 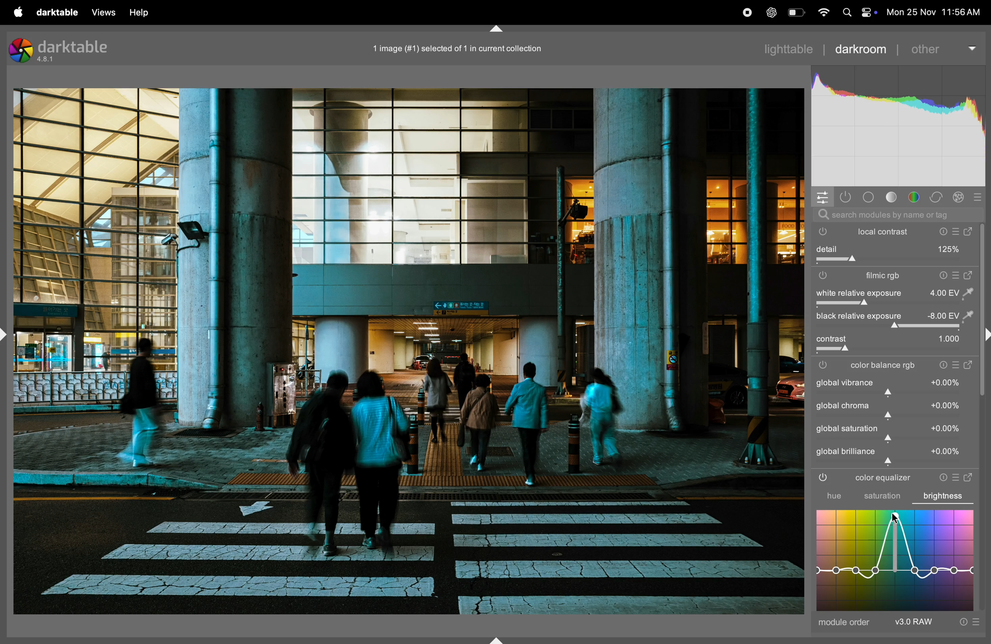 I want to click on image title, so click(x=470, y=48).